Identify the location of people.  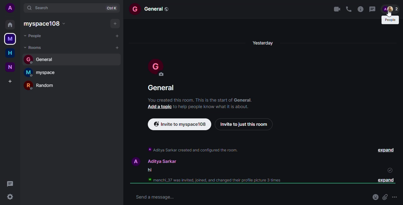
(391, 9).